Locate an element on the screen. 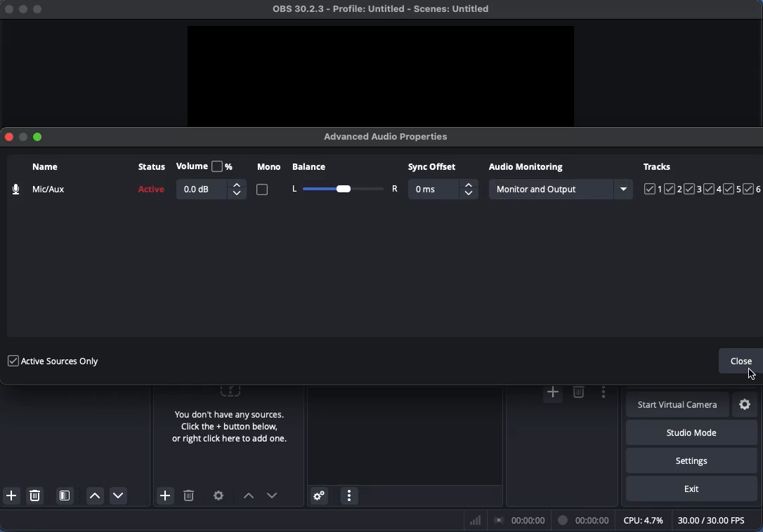  Close is located at coordinates (7, 135).